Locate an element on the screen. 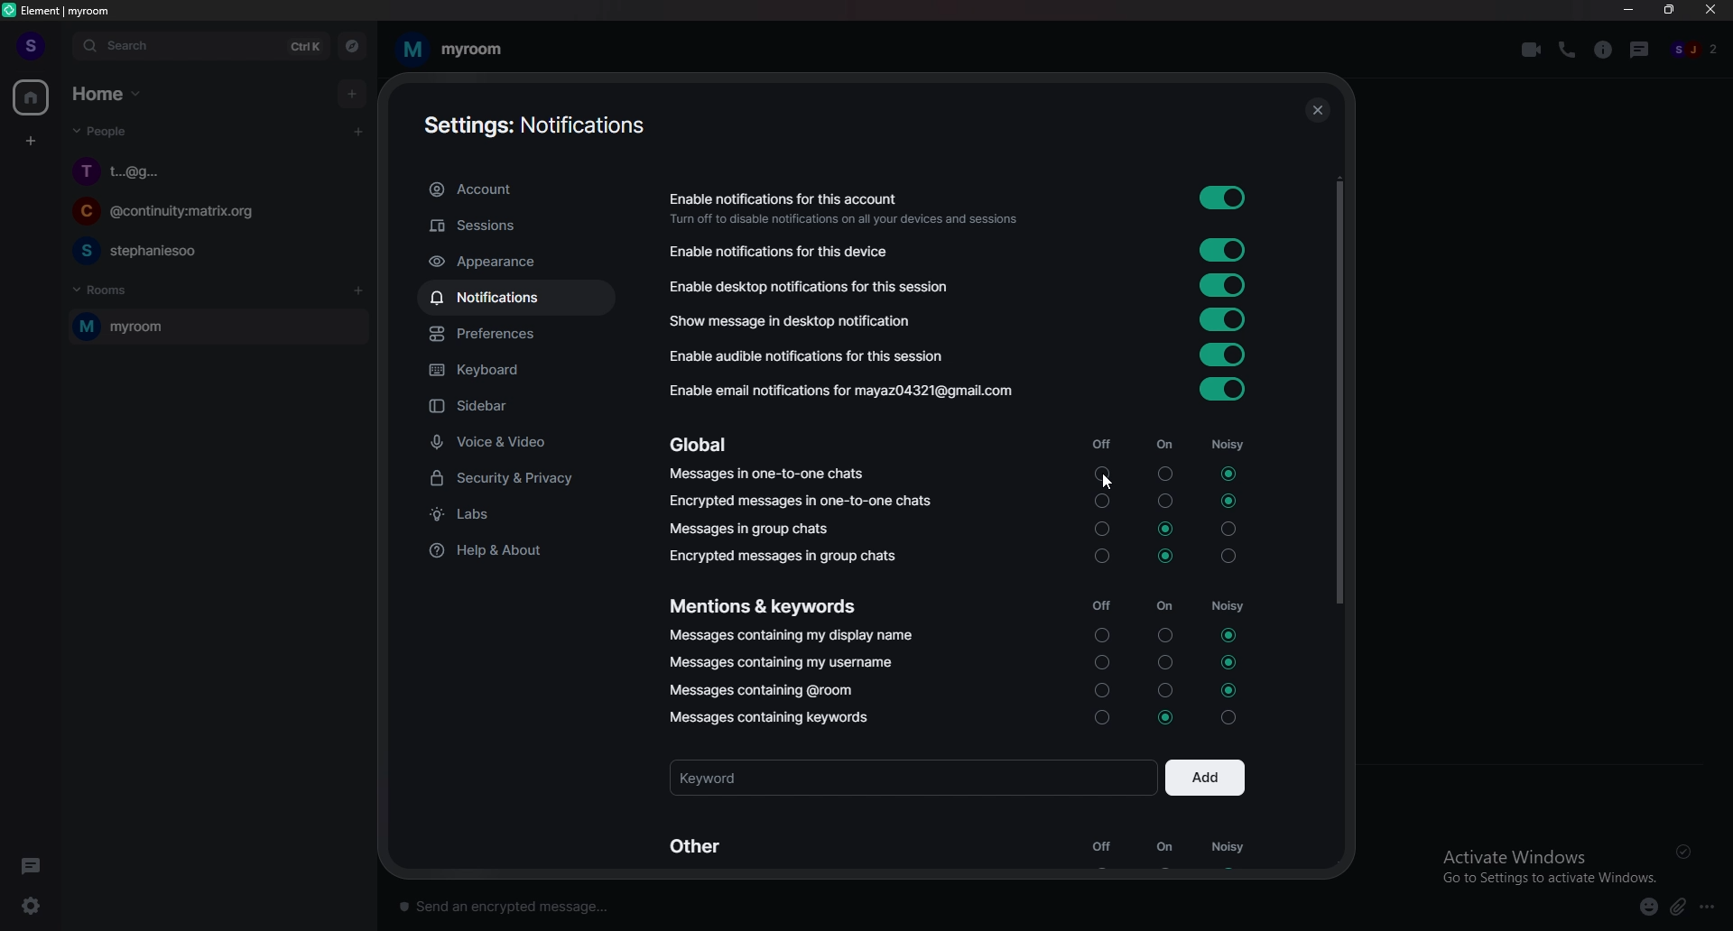  off is located at coordinates (1100, 847).